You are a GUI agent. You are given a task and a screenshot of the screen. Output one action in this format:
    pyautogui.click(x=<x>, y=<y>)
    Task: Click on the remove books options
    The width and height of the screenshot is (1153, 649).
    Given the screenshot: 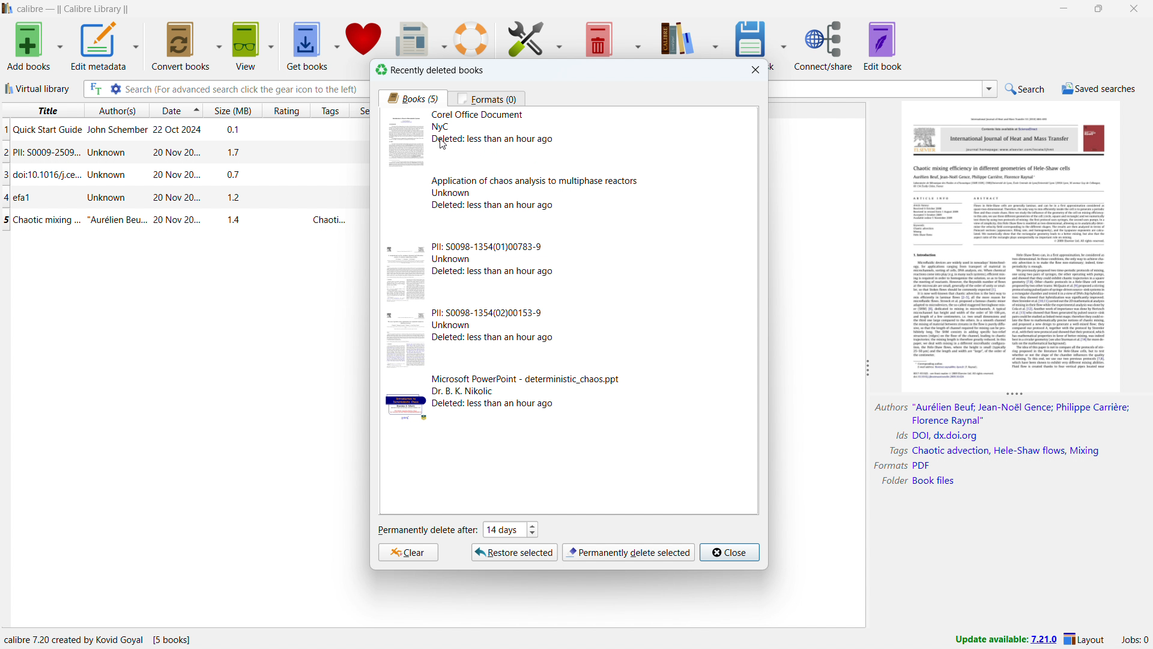 What is the action you would take?
    pyautogui.click(x=637, y=36)
    